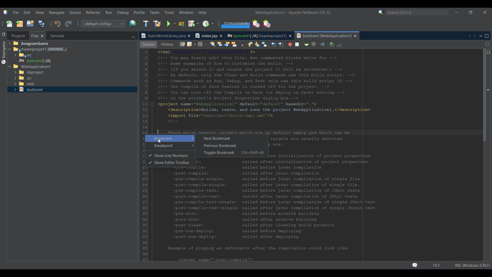 This screenshot has height=277, width=492. What do you see at coordinates (95, 49) in the screenshot?
I see `Selected tab highlighted` at bounding box center [95, 49].